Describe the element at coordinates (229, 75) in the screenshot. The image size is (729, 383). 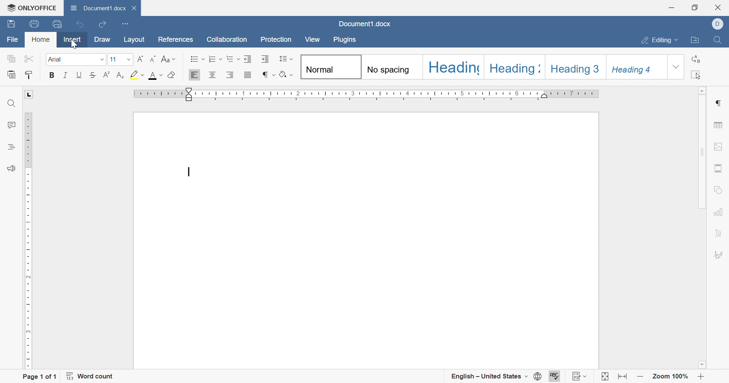
I see `Align left` at that location.